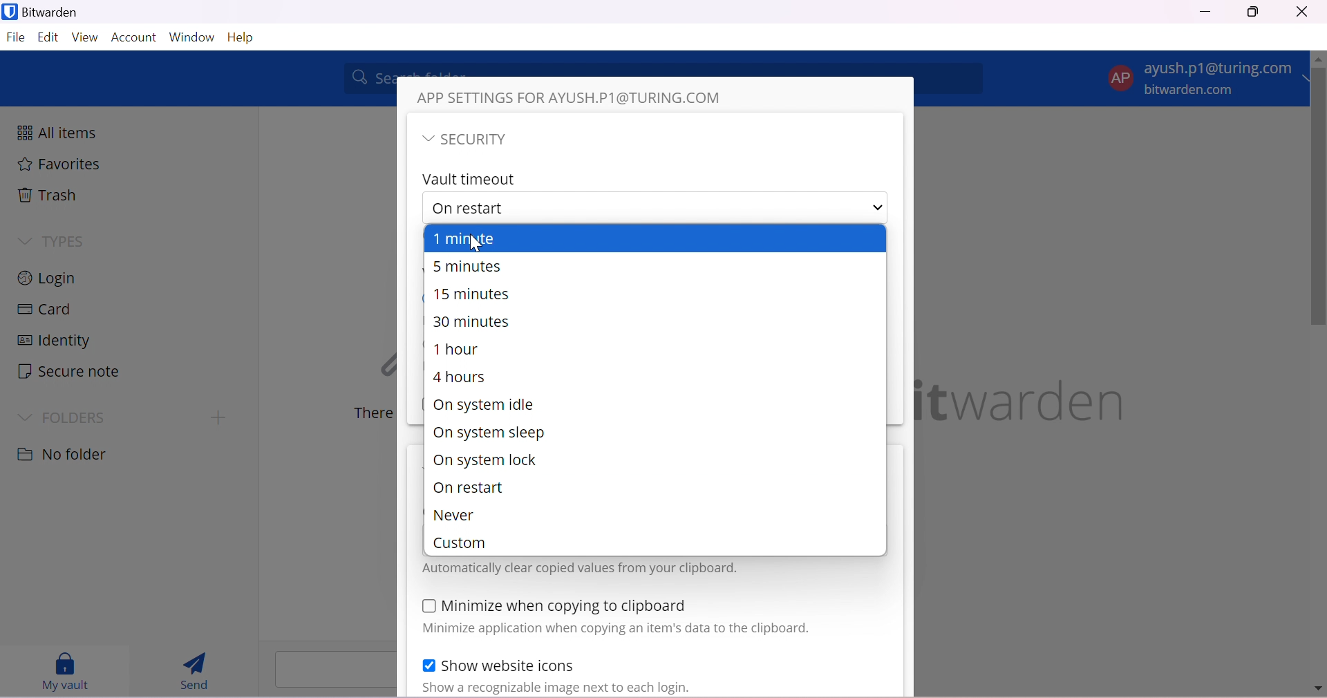  What do you see at coordinates (1319, 200) in the screenshot?
I see `scrollbar` at bounding box center [1319, 200].